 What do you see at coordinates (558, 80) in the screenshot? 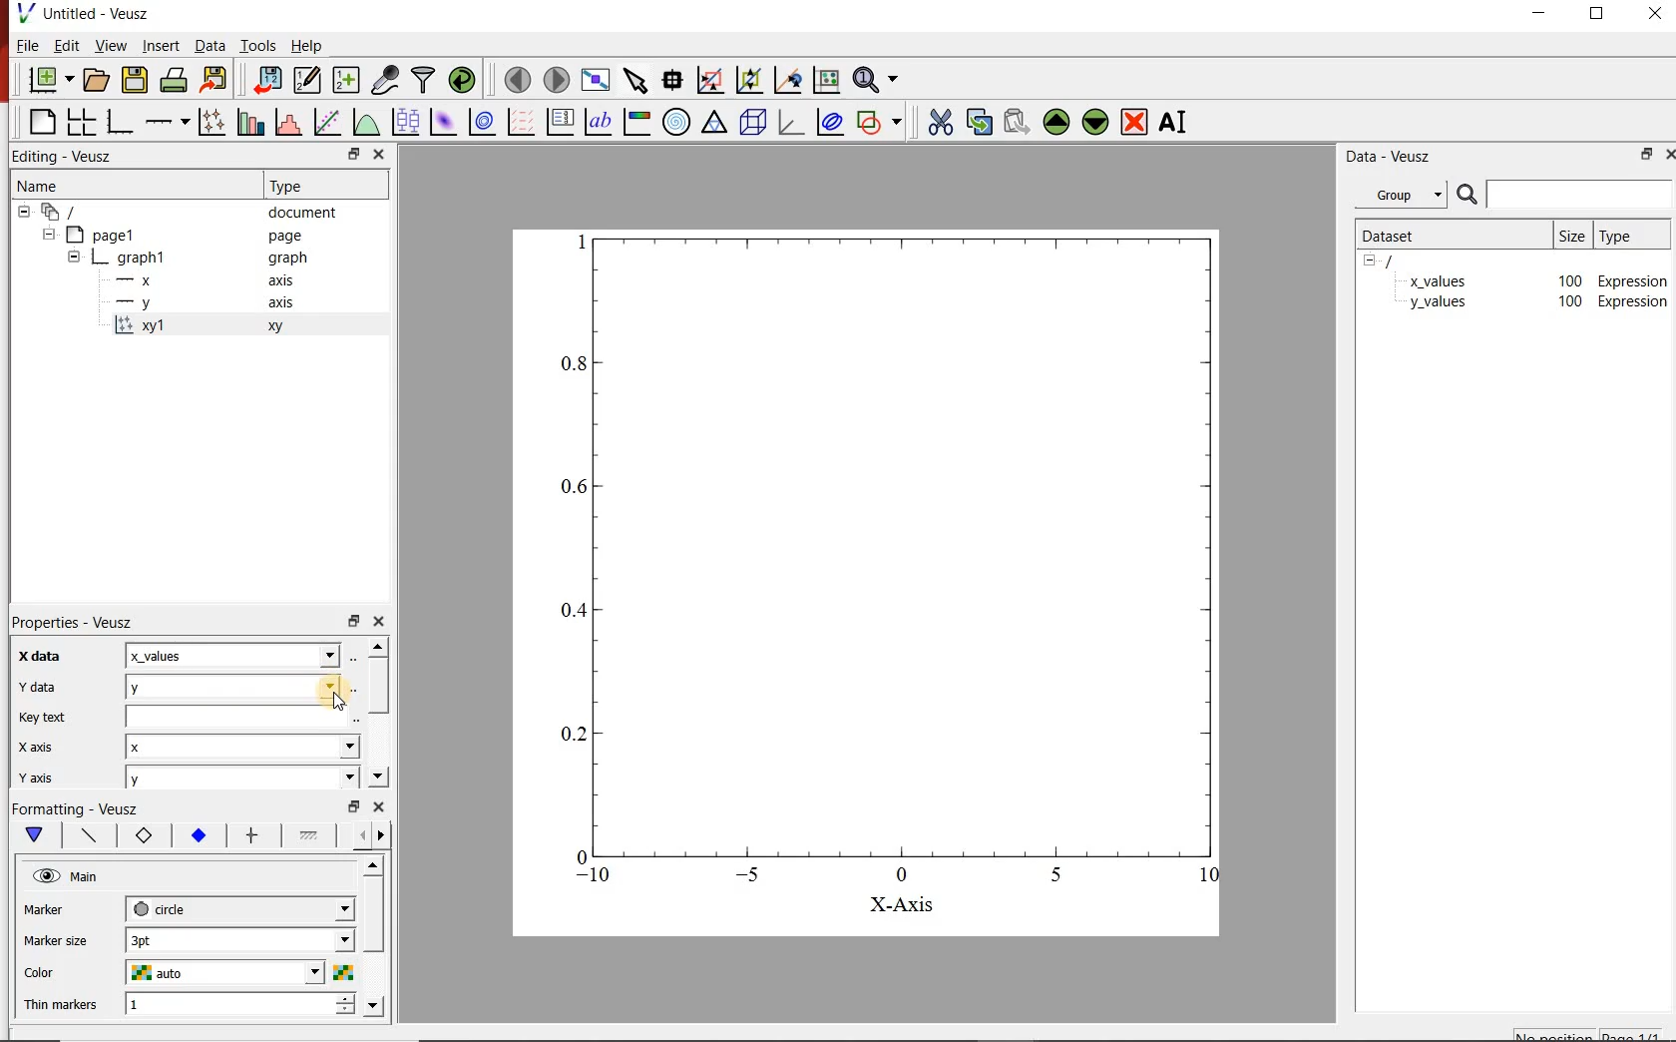
I see `move to next page` at bounding box center [558, 80].